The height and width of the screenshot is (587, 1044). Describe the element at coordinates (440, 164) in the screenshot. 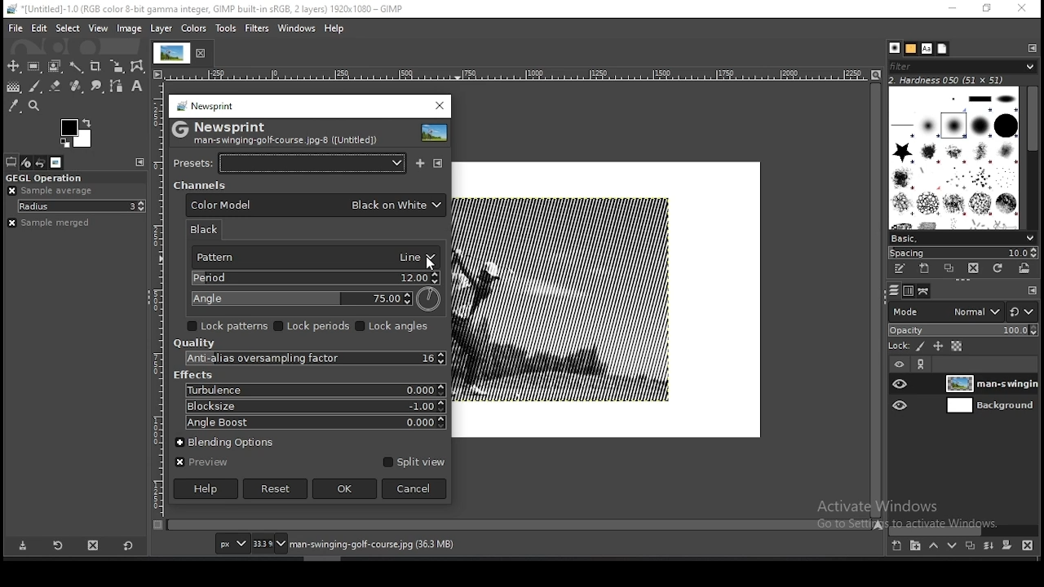

I see `manage presets` at that location.